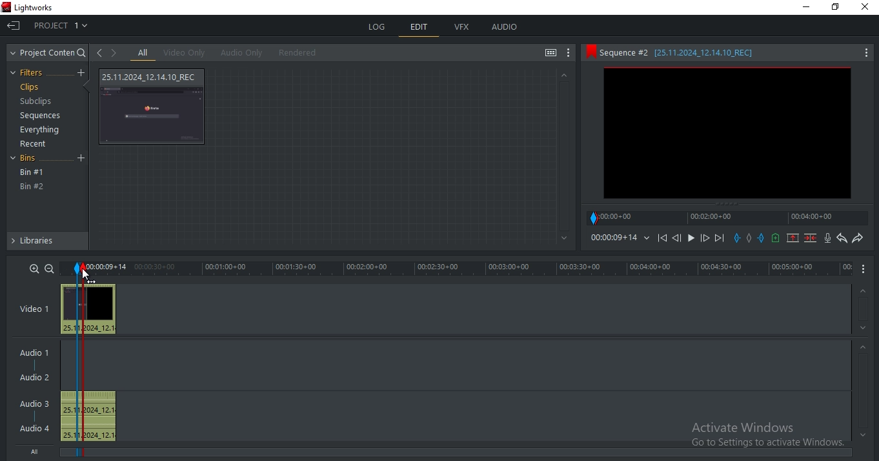 The height and width of the screenshot is (461, 879). I want to click on show settings menu, so click(569, 54).